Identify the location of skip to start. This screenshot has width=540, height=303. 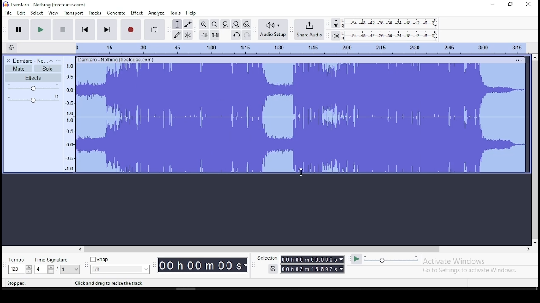
(85, 29).